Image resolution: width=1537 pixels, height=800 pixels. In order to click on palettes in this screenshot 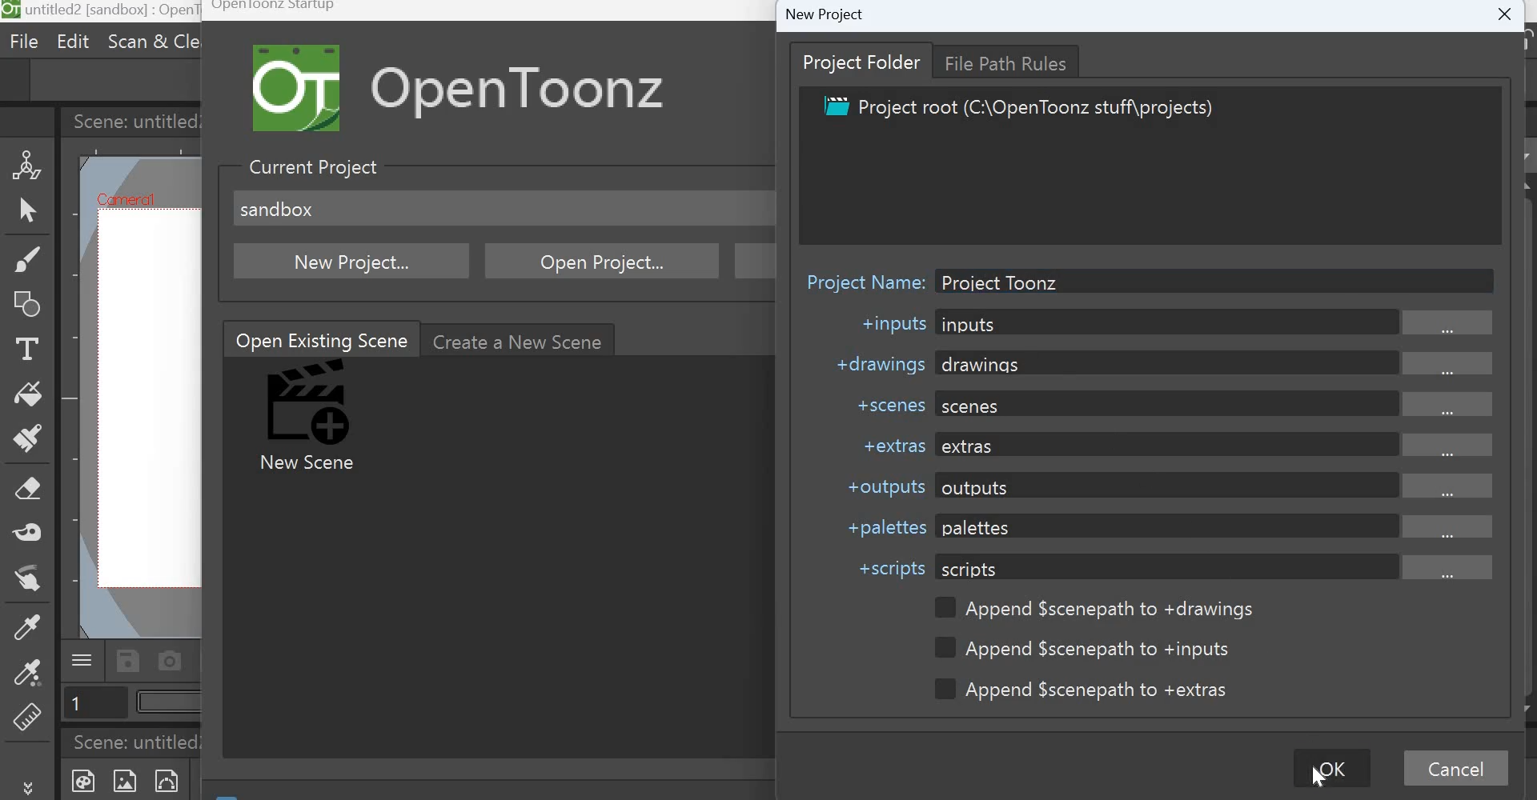, I will do `click(1217, 526)`.